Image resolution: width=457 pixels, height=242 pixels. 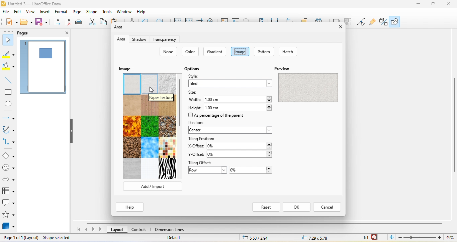 I want to click on zoom and pan, so click(x=211, y=20).